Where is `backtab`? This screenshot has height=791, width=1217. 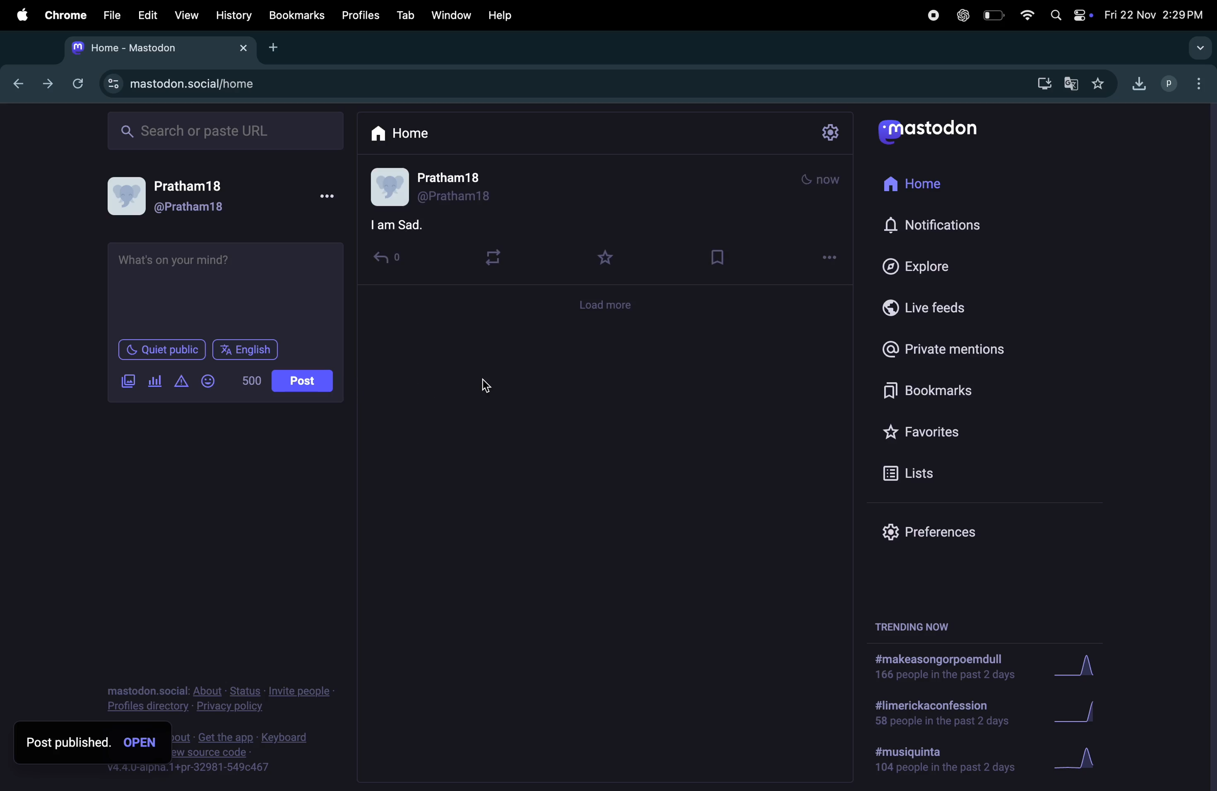
backtab is located at coordinates (15, 84).